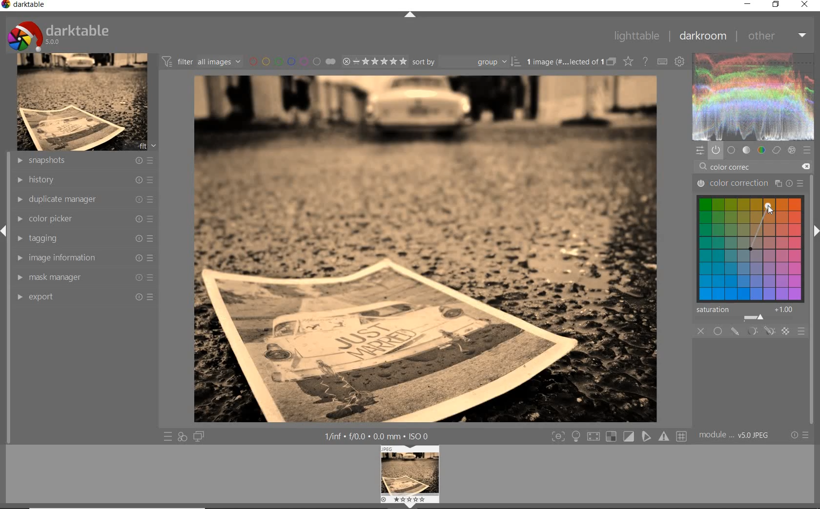 This screenshot has width=820, height=509. What do you see at coordinates (801, 332) in the screenshot?
I see `blending options` at bounding box center [801, 332].